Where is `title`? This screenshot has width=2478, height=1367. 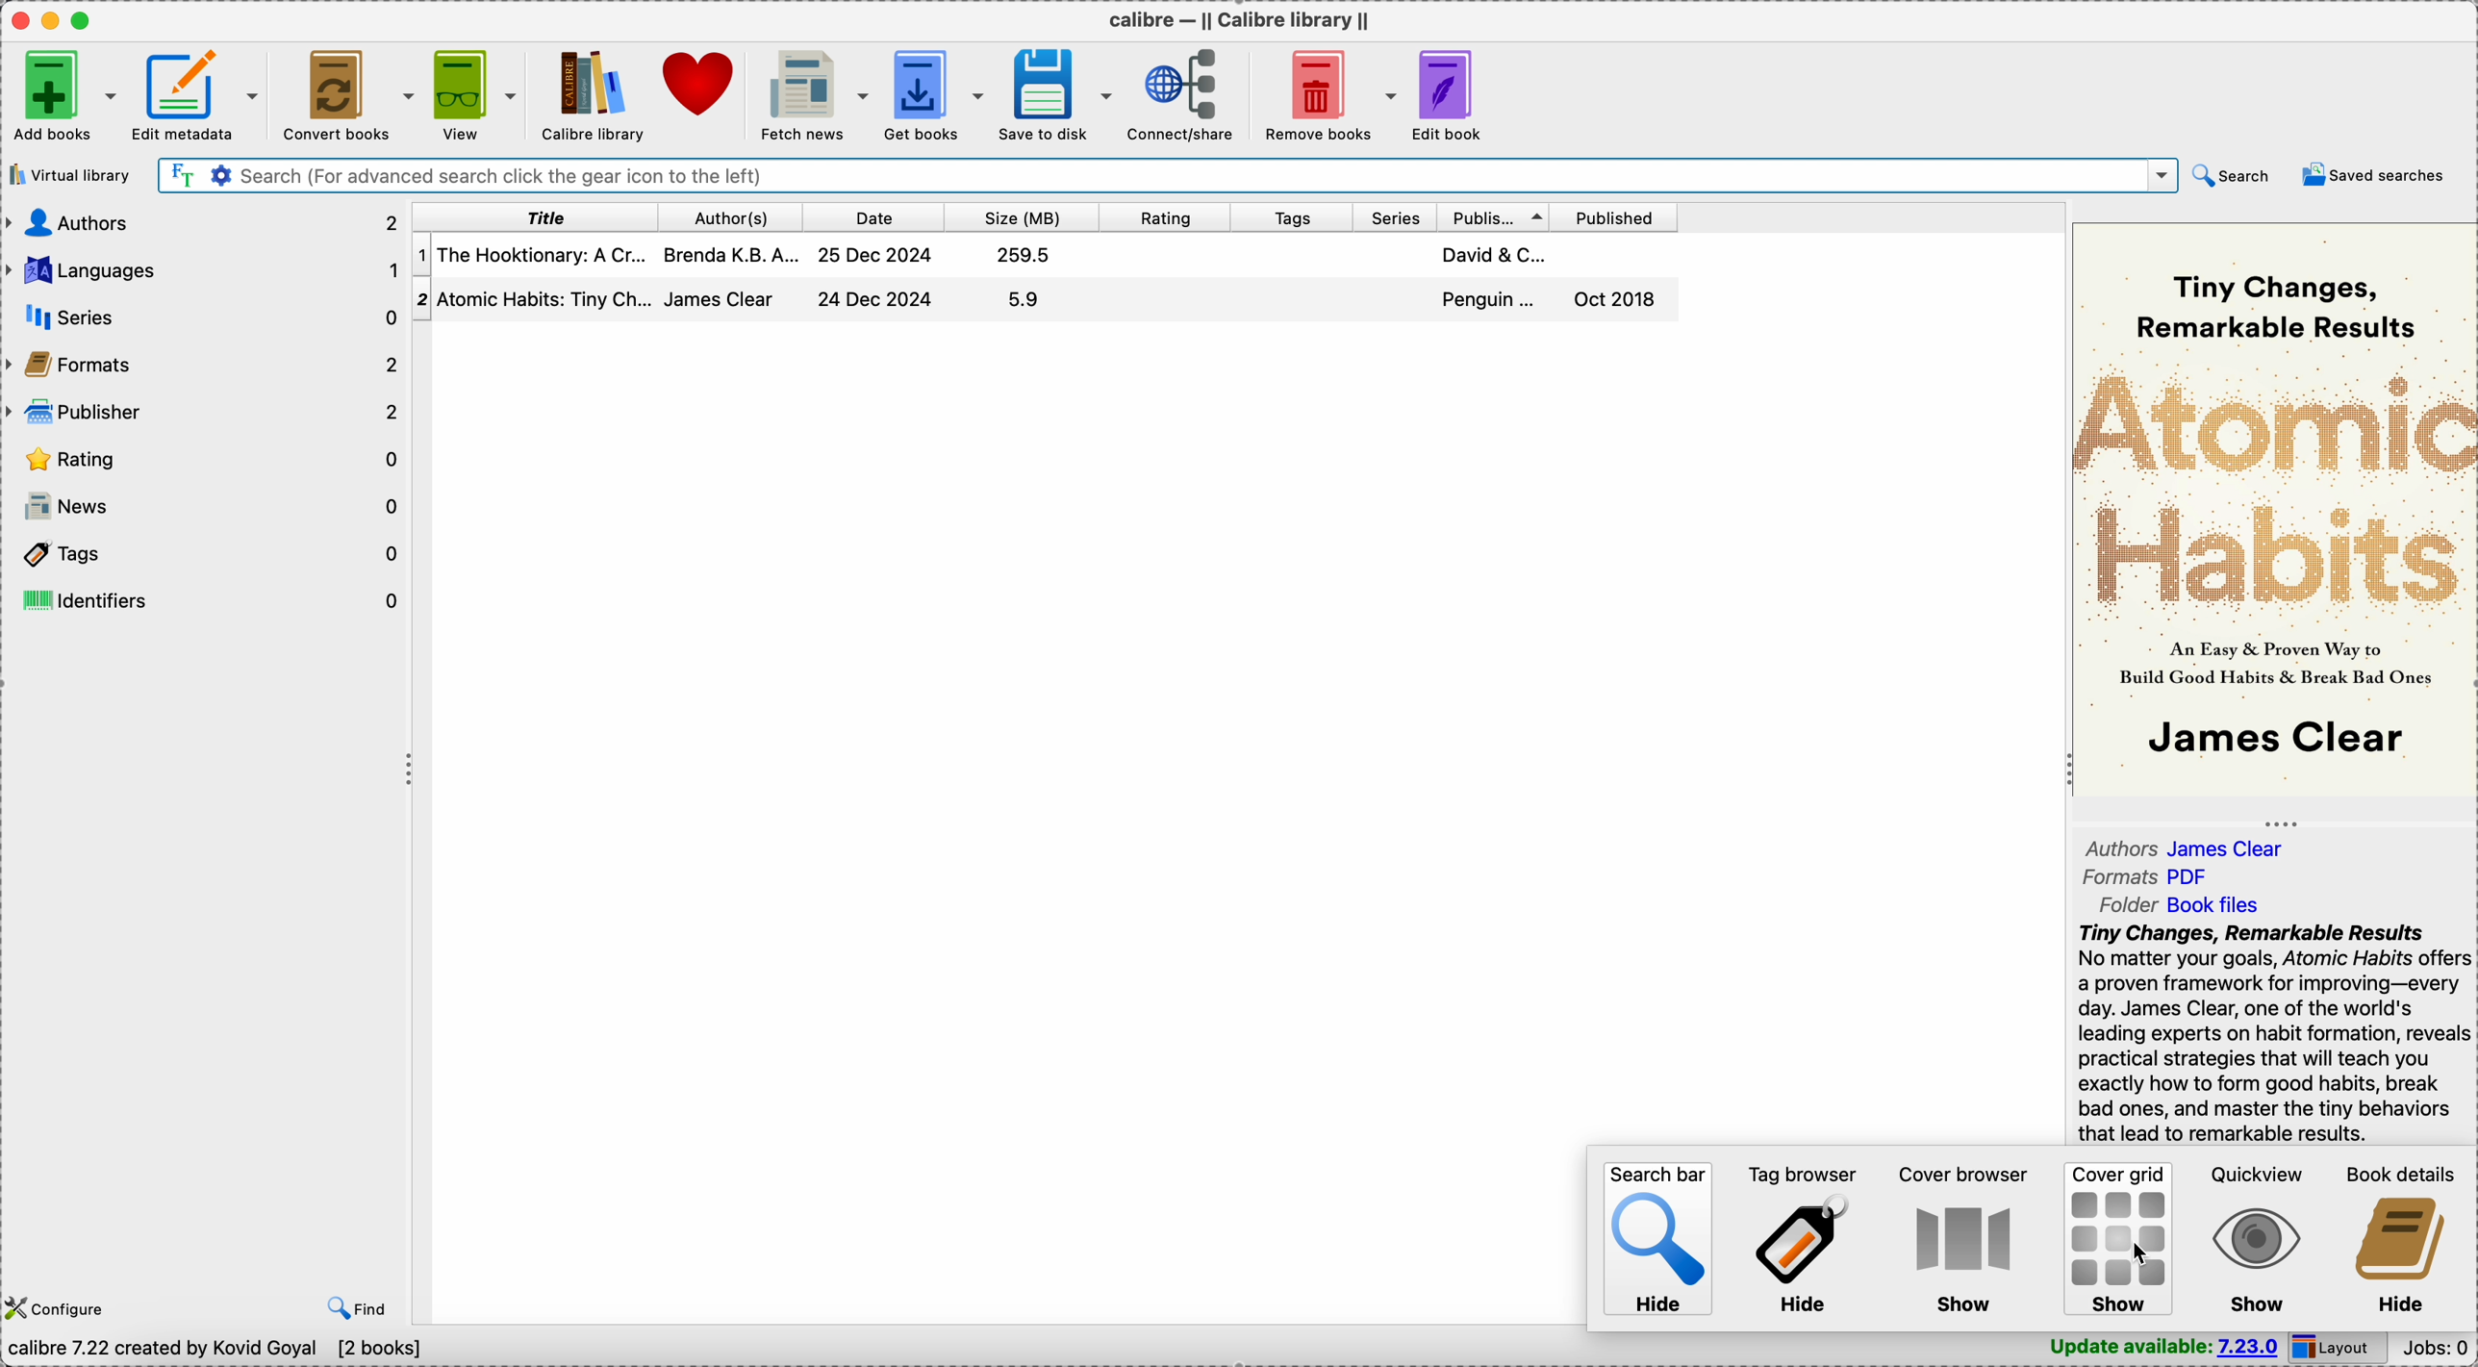
title is located at coordinates (535, 217).